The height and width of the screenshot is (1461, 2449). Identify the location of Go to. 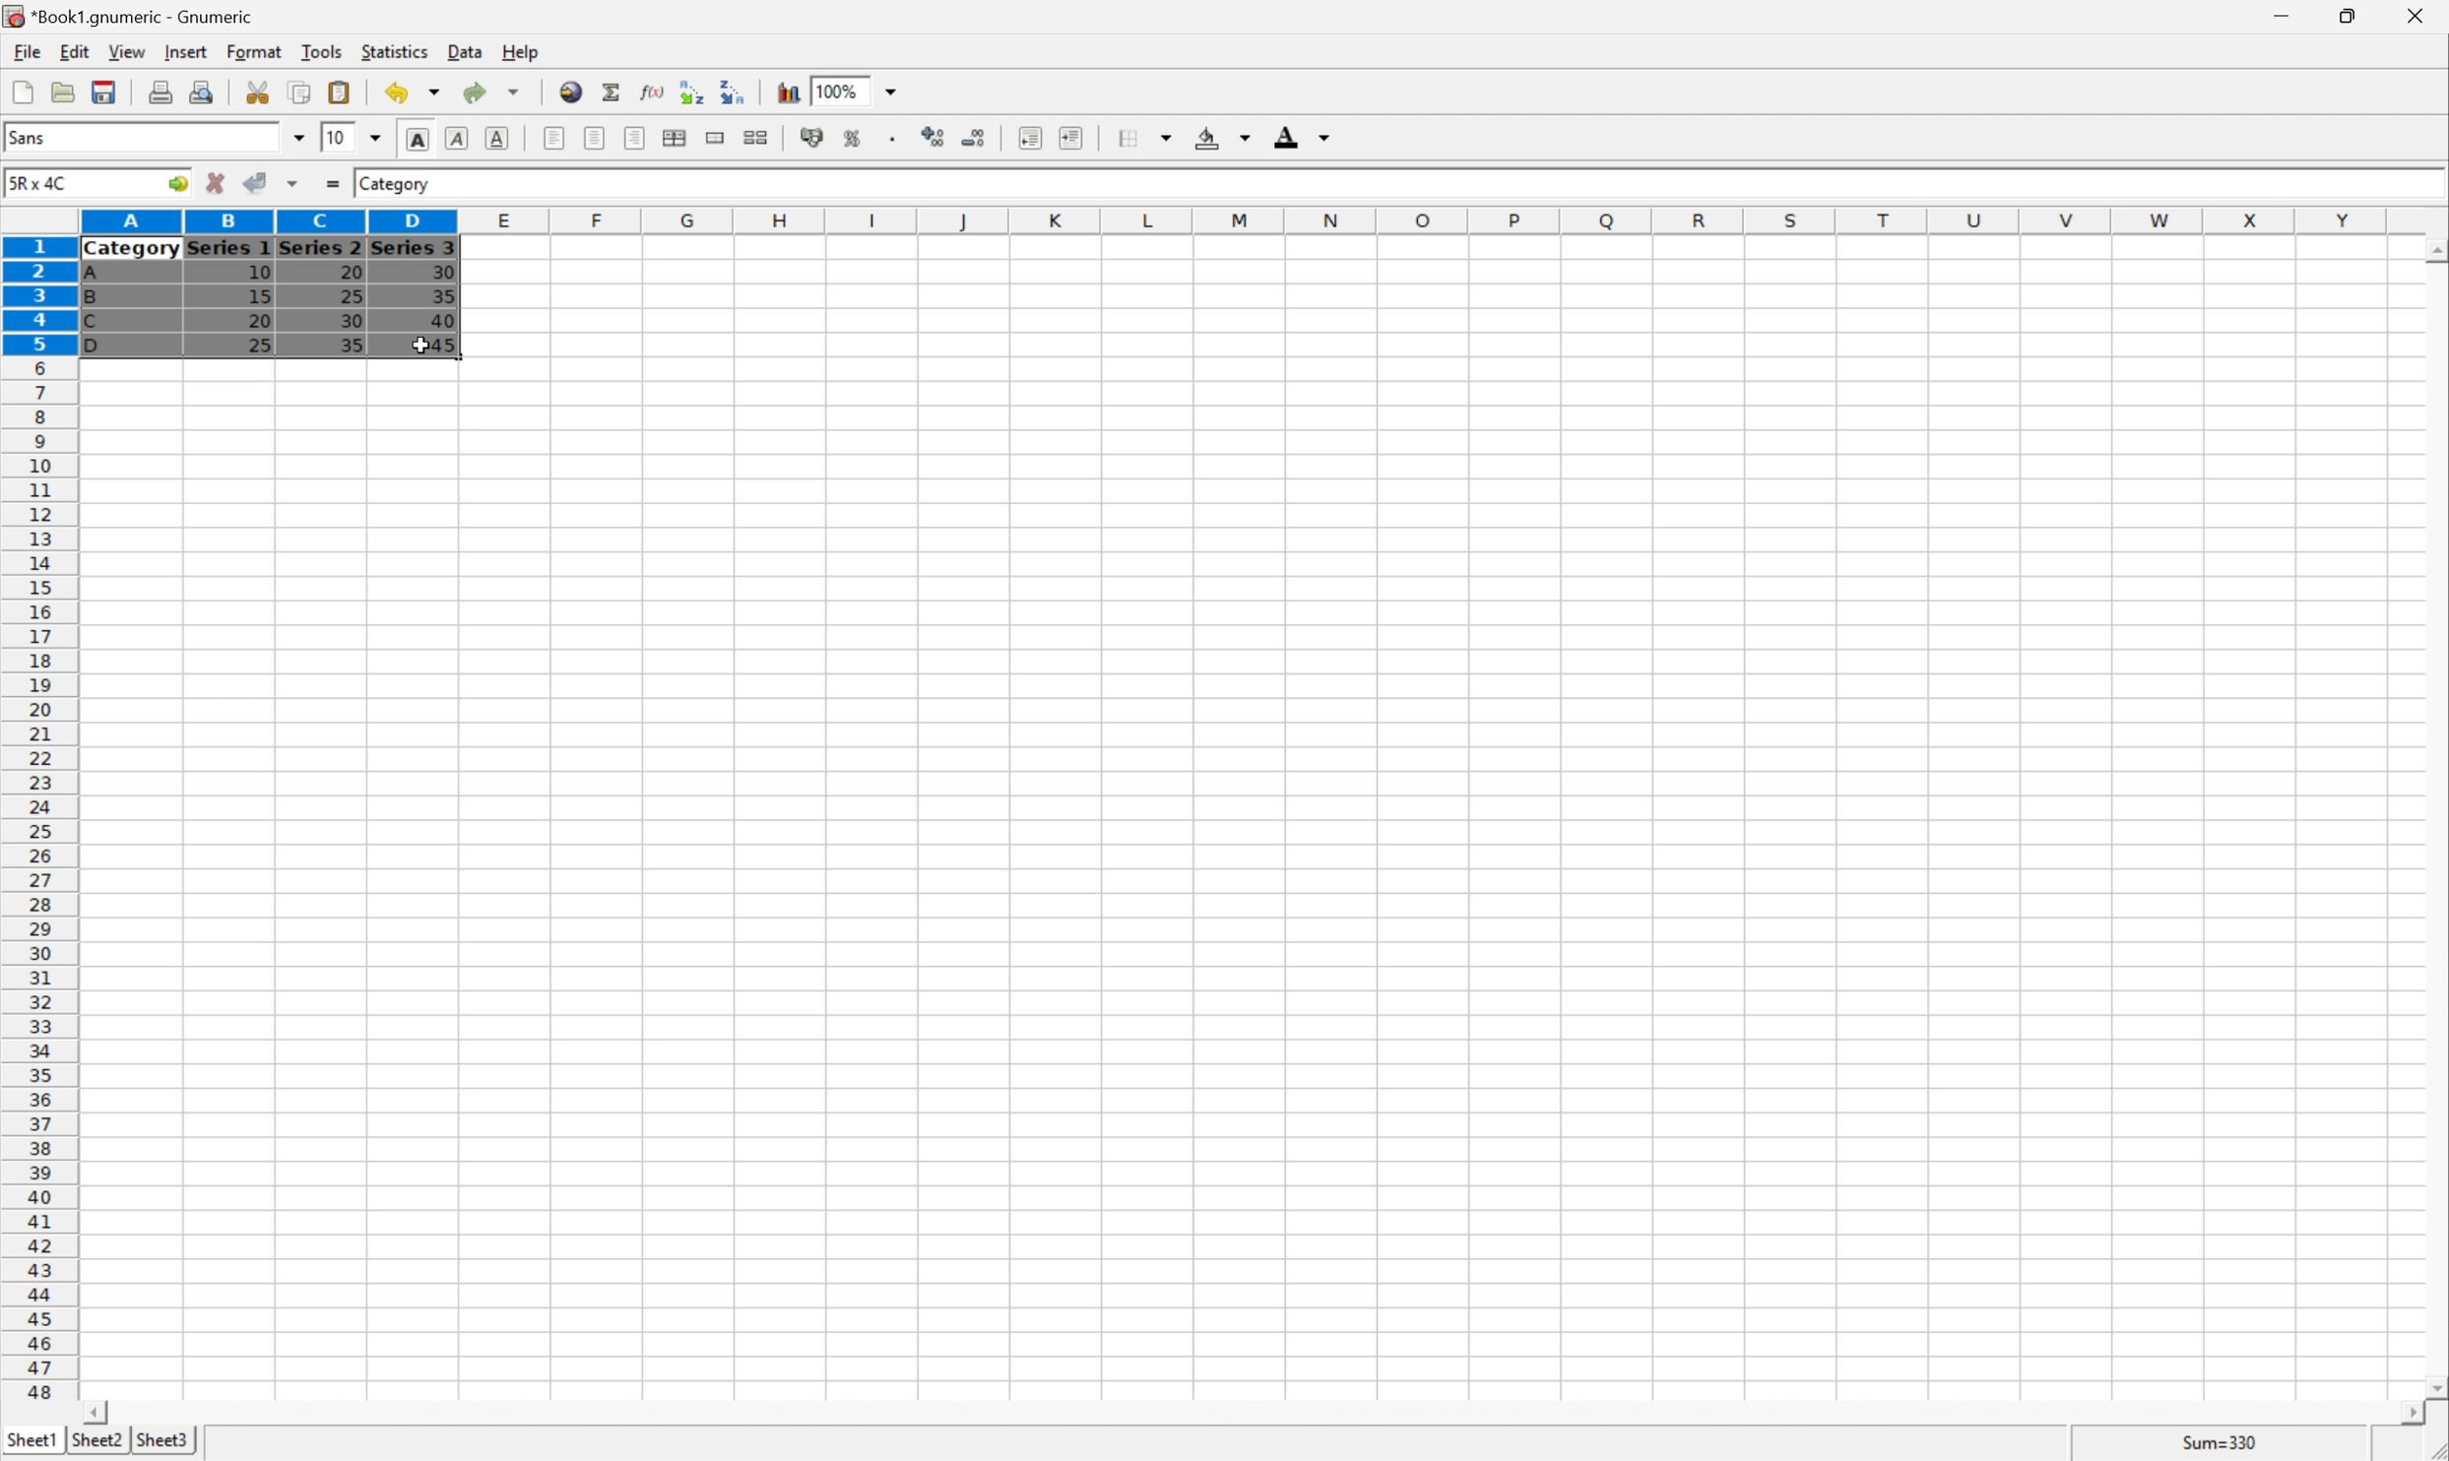
(174, 183).